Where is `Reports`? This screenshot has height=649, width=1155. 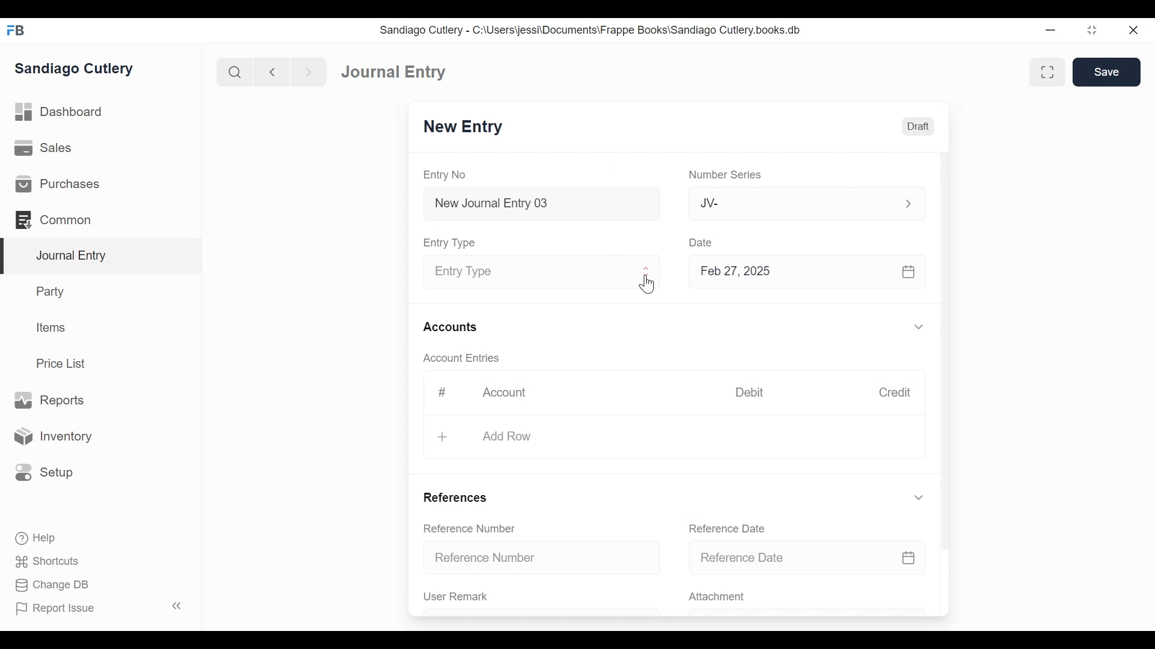
Reports is located at coordinates (53, 400).